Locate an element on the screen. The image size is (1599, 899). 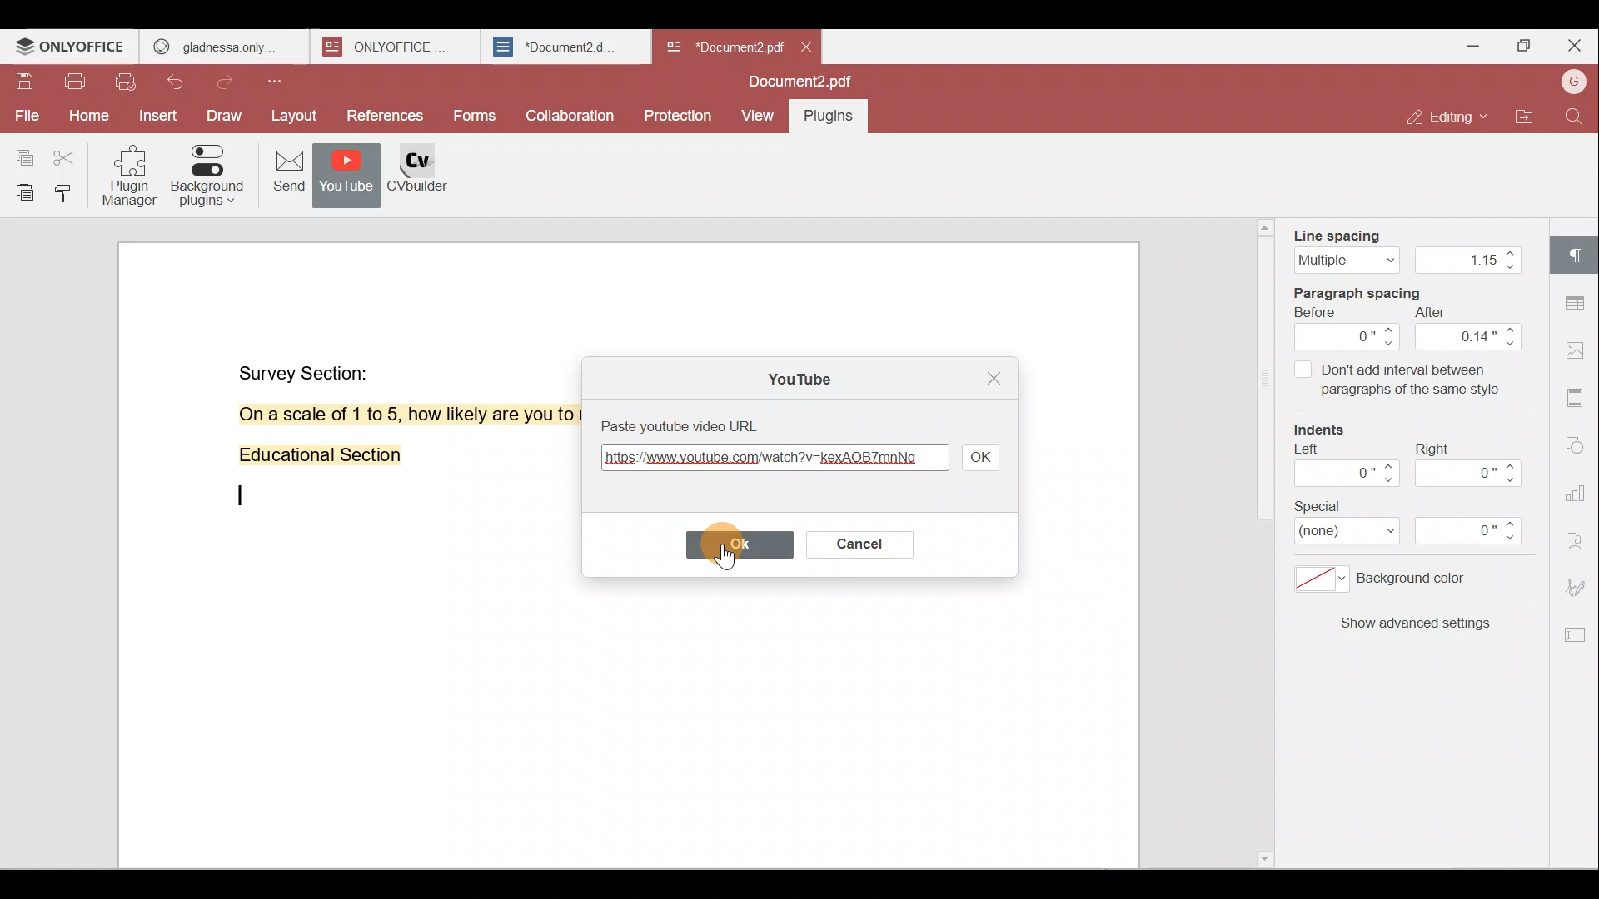
Cursor is located at coordinates (725, 544).